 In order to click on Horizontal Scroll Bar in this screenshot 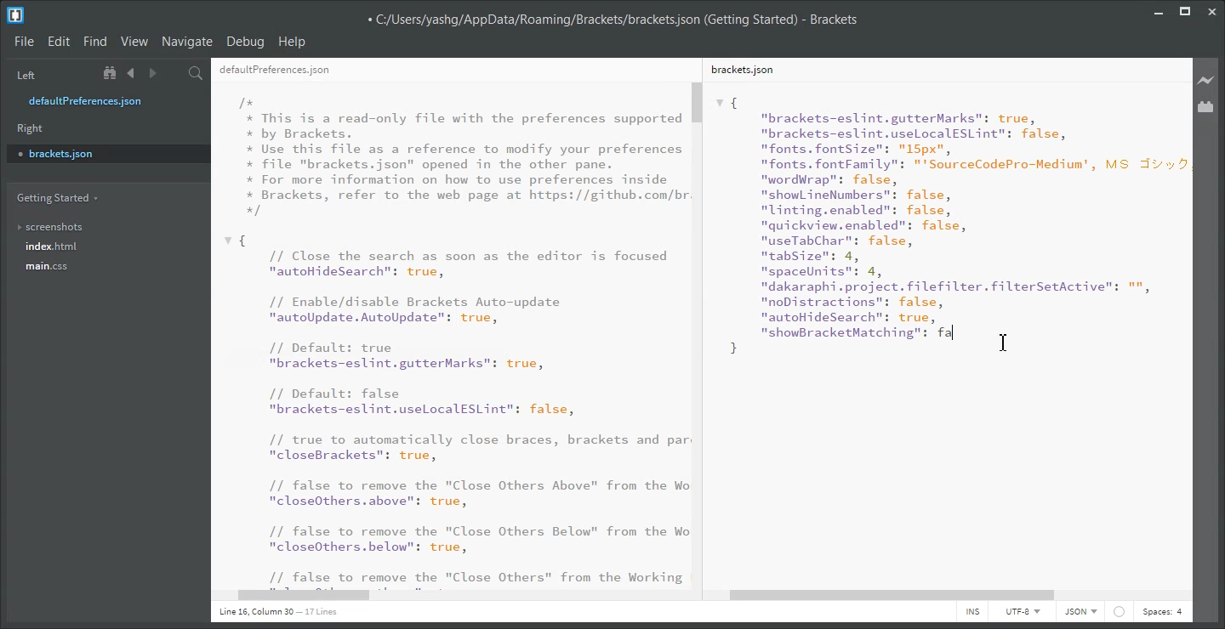, I will do `click(459, 597)`.